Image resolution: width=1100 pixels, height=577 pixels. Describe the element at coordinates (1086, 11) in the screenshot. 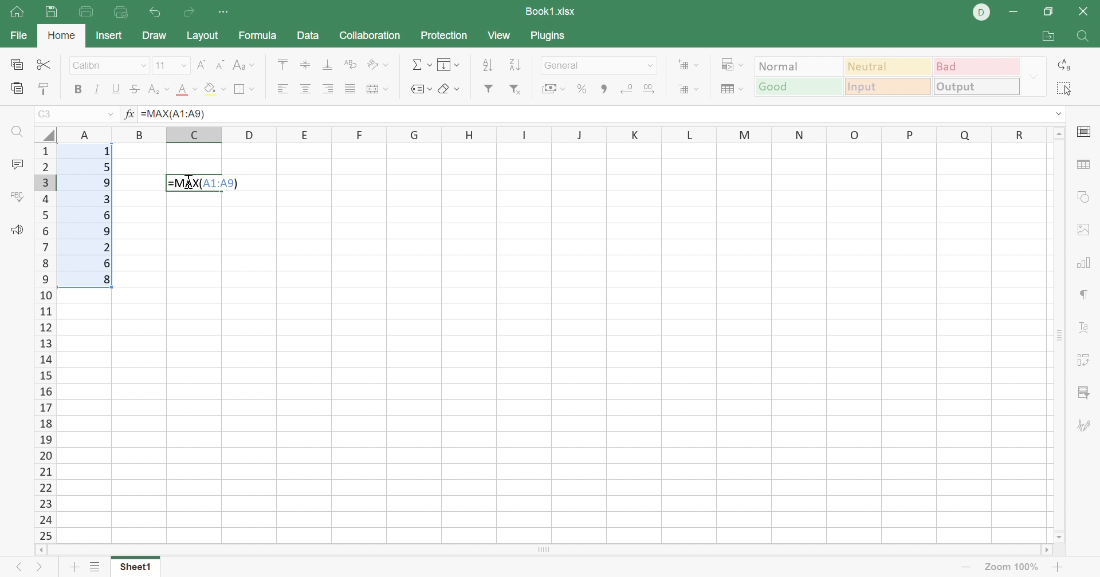

I see `Close` at that location.